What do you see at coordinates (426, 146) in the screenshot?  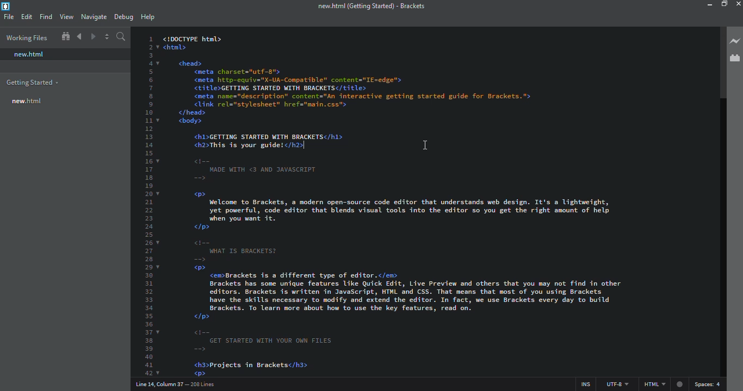 I see `cursor` at bounding box center [426, 146].